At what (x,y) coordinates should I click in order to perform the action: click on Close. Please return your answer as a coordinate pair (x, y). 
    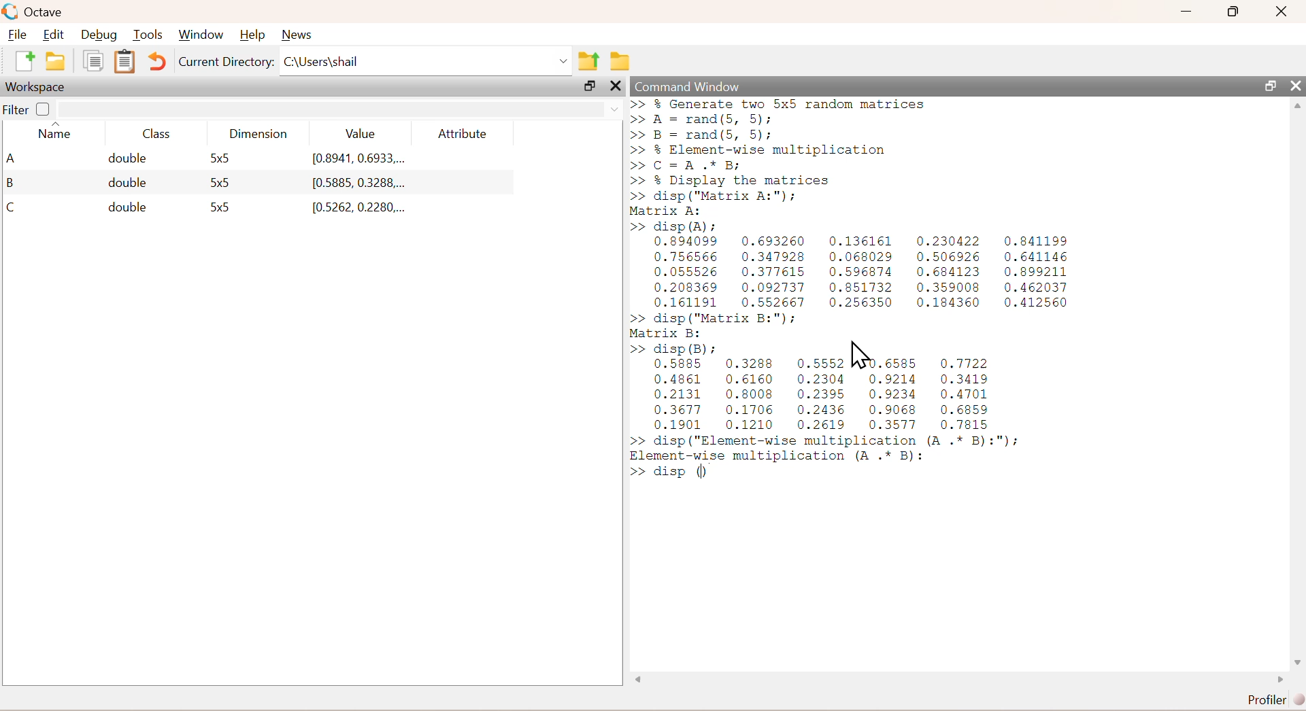
    Looking at the image, I should click on (1294, 83).